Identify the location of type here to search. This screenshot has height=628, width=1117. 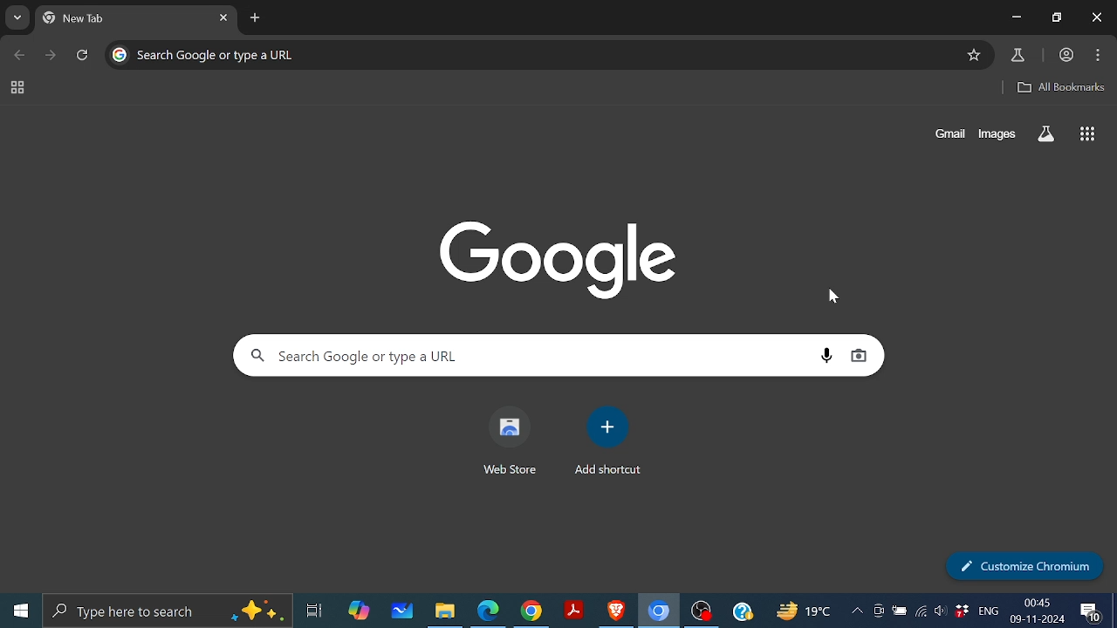
(167, 609).